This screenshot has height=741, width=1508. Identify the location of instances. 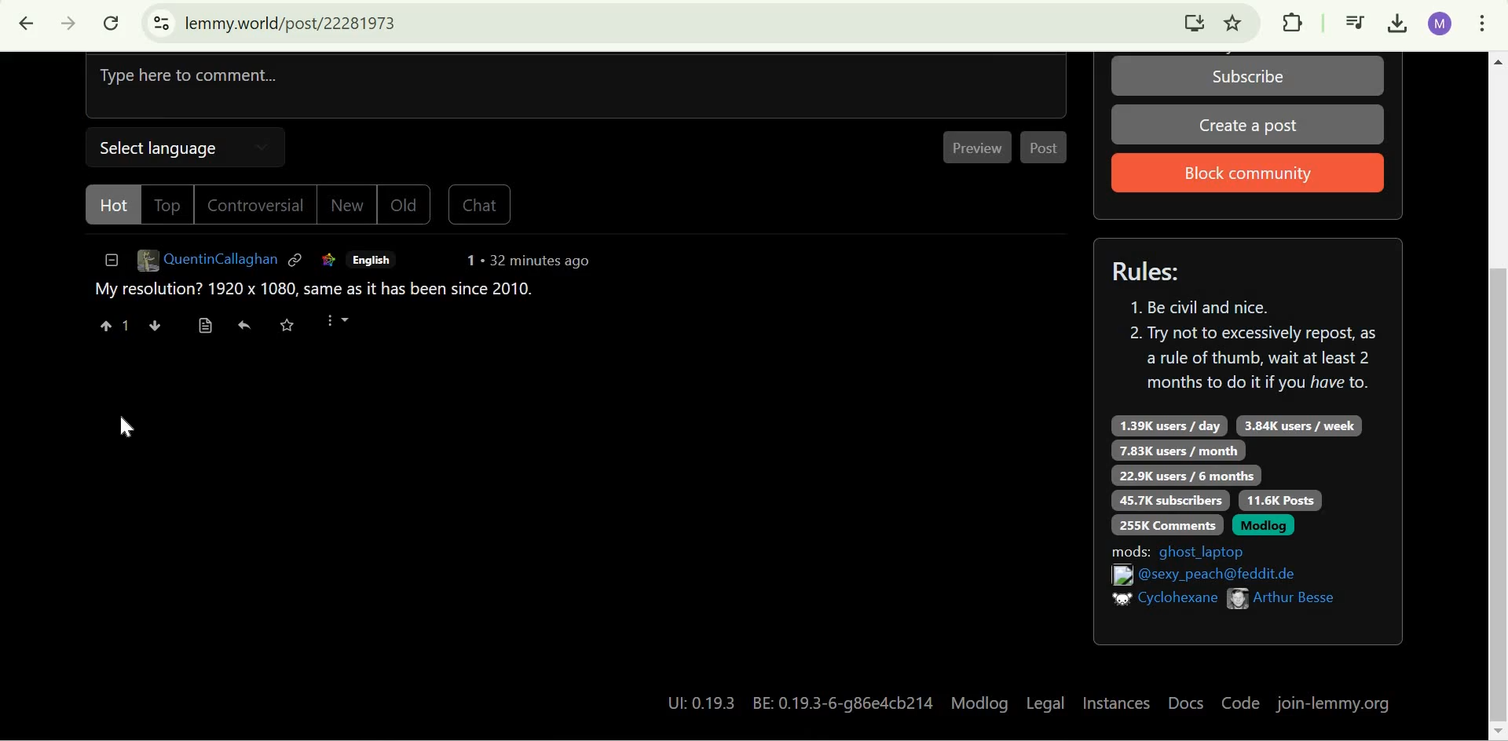
(1117, 705).